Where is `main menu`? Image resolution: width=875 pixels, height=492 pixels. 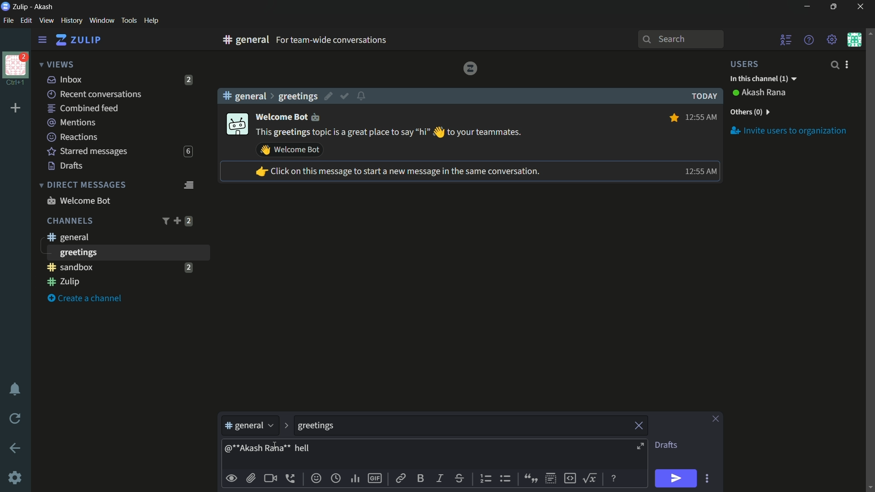 main menu is located at coordinates (832, 40).